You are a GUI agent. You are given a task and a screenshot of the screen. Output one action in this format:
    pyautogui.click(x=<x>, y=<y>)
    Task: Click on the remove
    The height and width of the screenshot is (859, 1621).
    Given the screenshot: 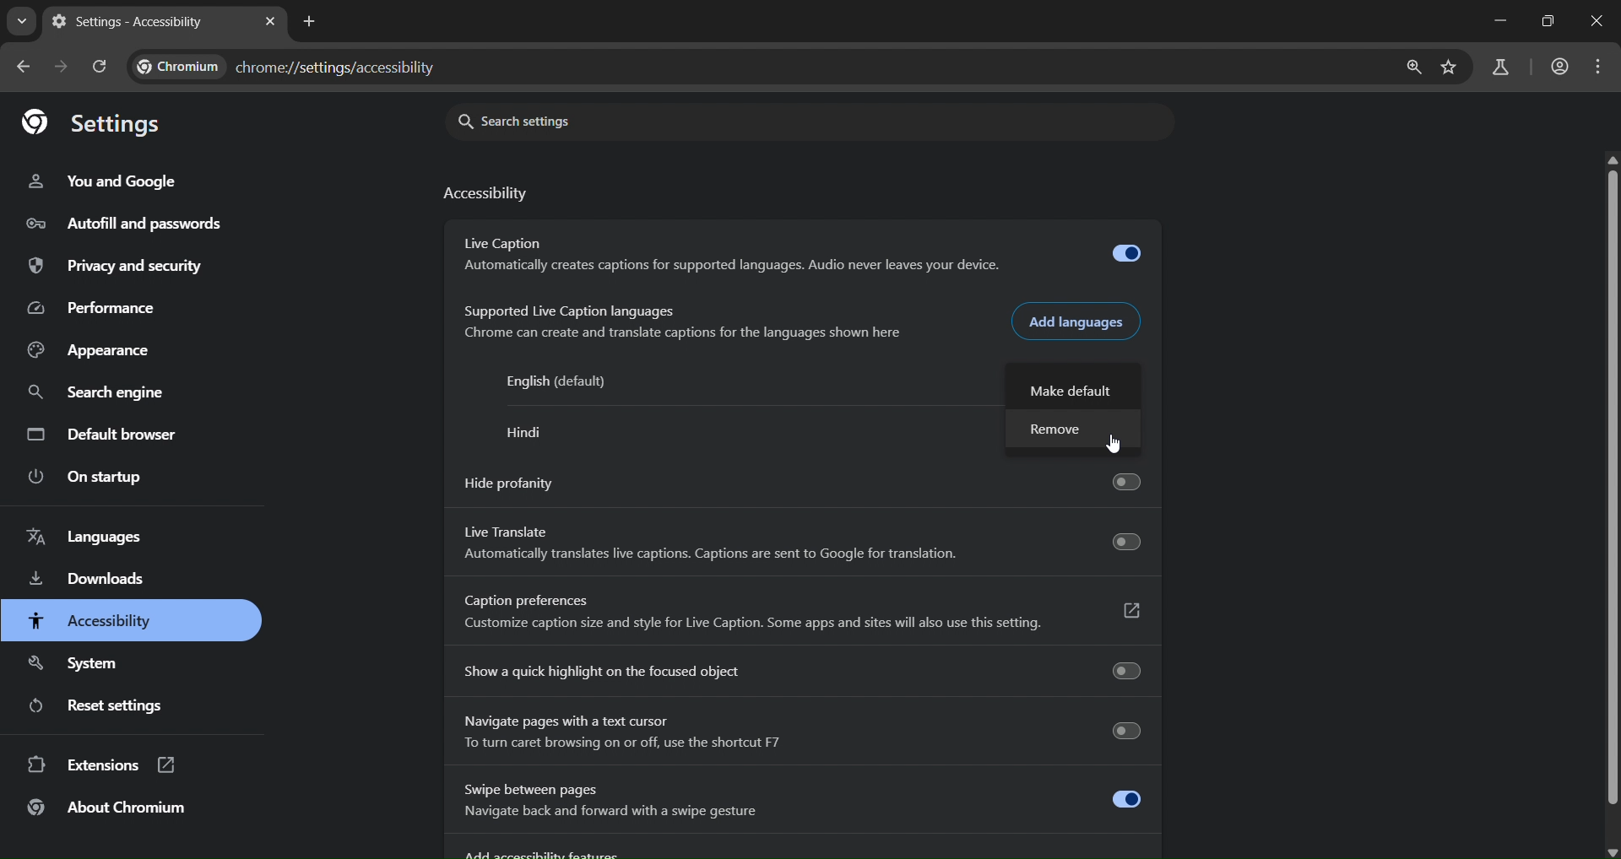 What is the action you would take?
    pyautogui.click(x=1063, y=429)
    